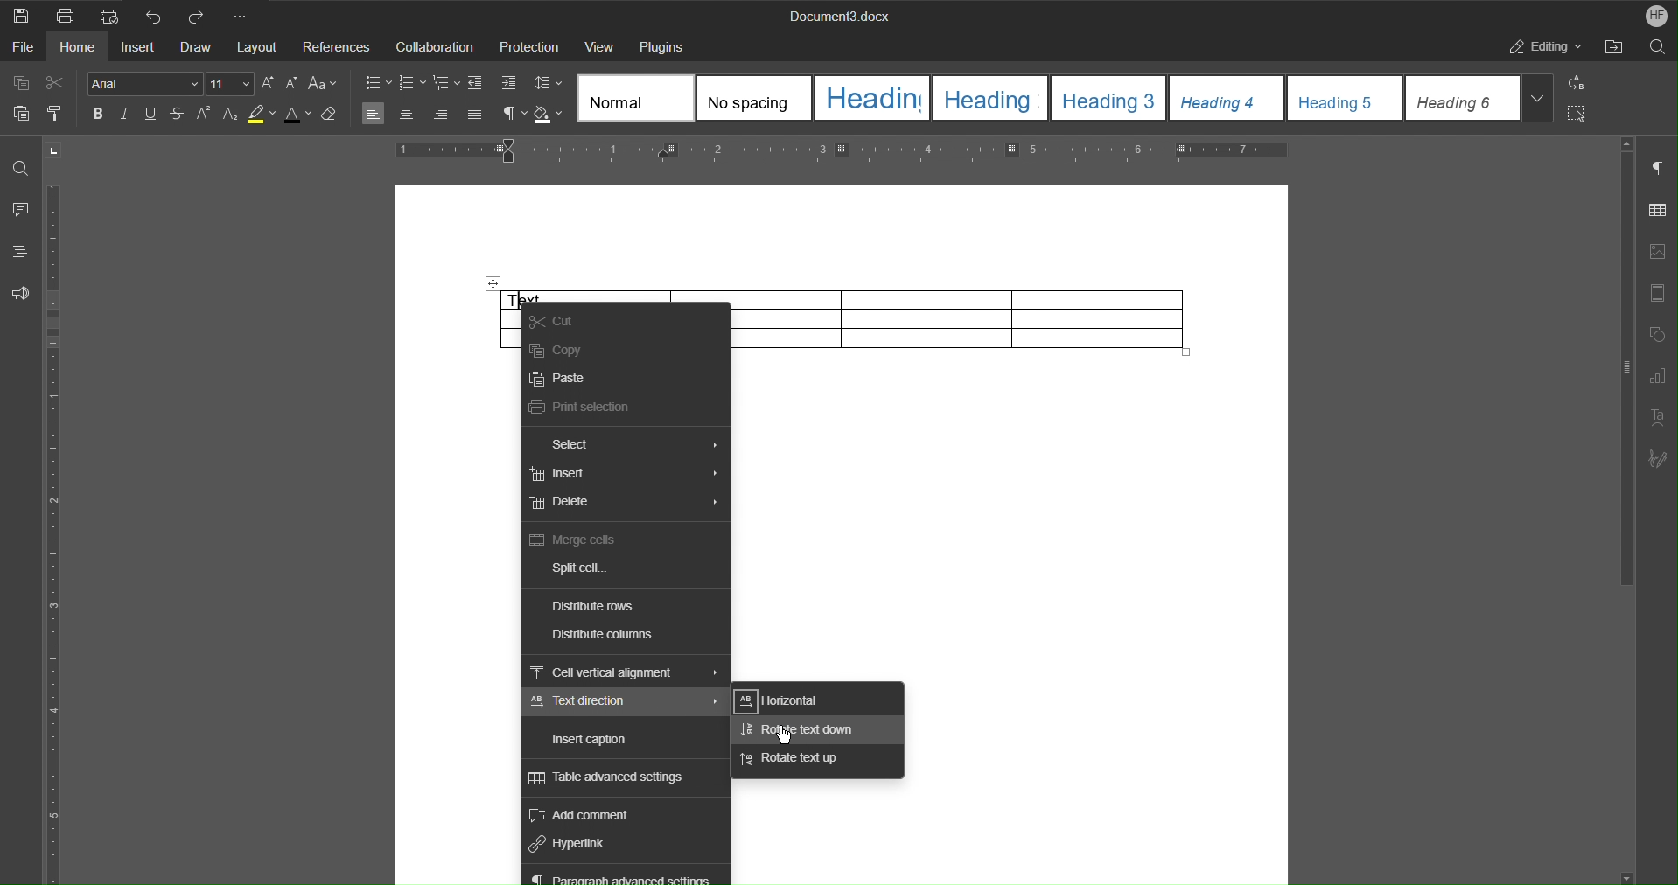 The height and width of the screenshot is (885, 1678). I want to click on Print, so click(580, 408).